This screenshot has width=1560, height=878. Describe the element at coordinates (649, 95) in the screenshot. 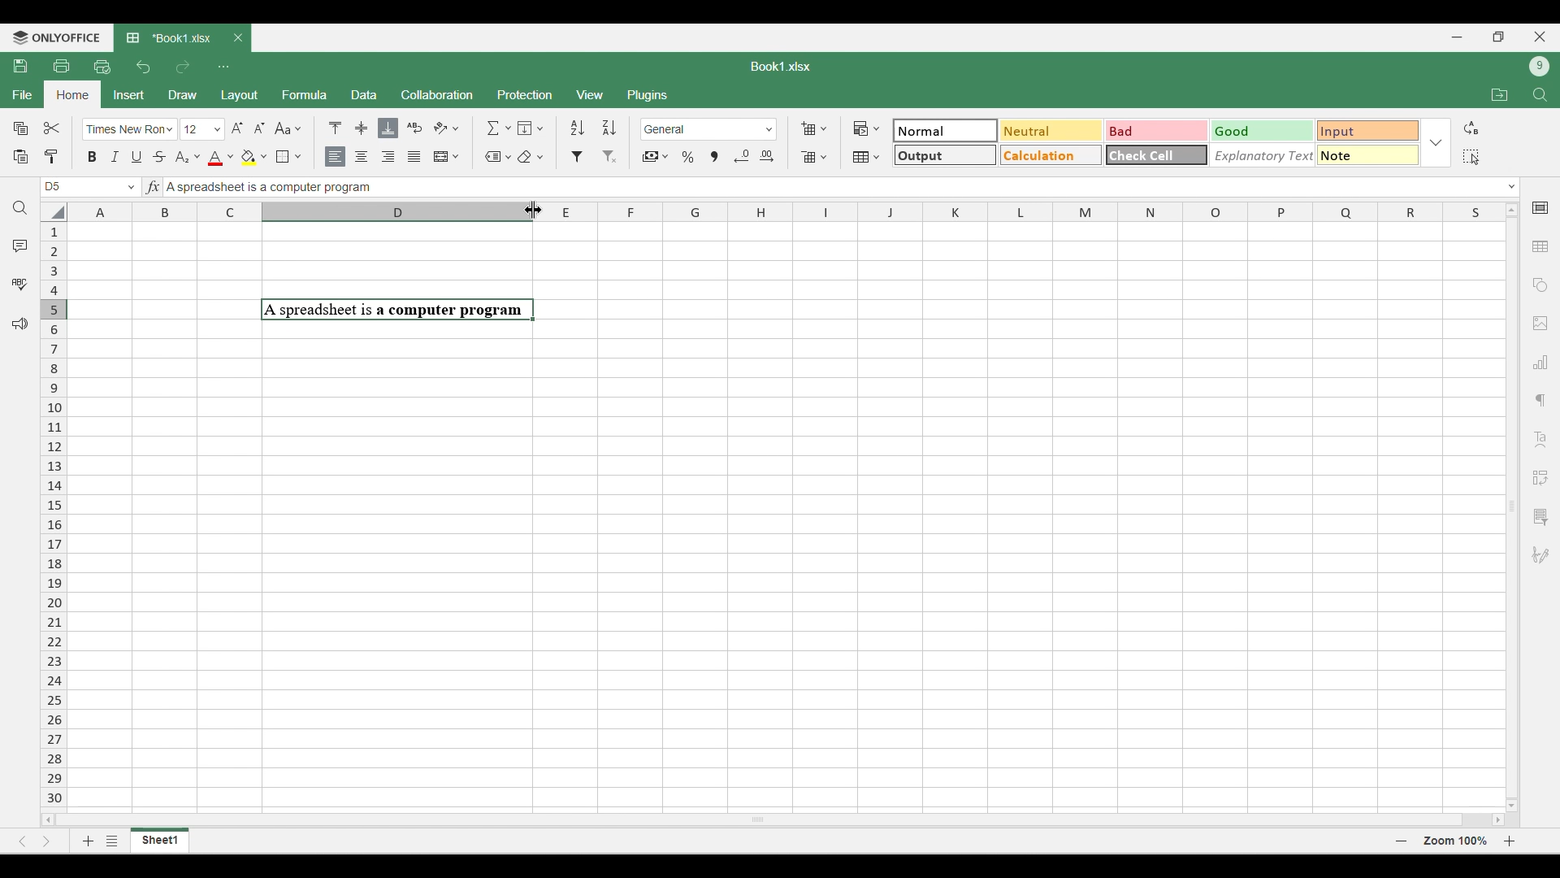

I see `Plugins menu` at that location.